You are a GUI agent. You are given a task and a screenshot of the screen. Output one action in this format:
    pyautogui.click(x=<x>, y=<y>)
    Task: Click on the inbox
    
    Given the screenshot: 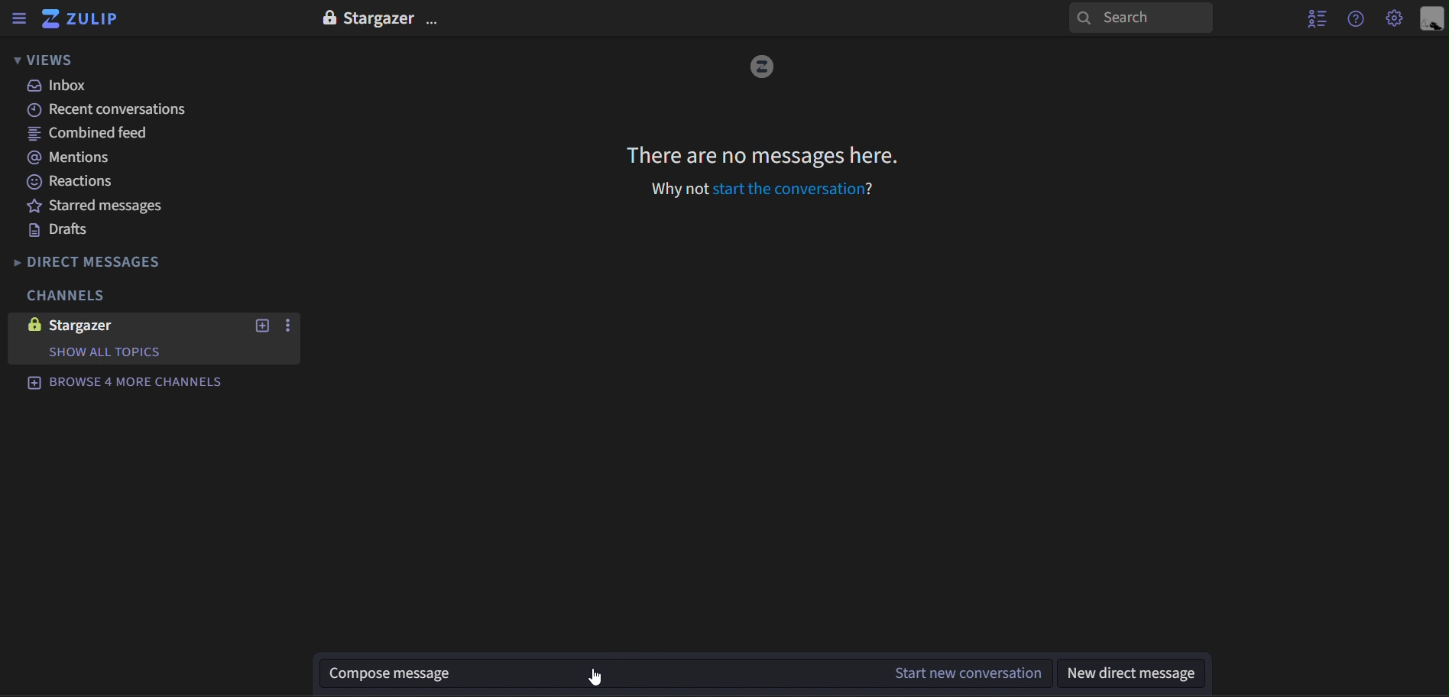 What is the action you would take?
    pyautogui.click(x=128, y=85)
    